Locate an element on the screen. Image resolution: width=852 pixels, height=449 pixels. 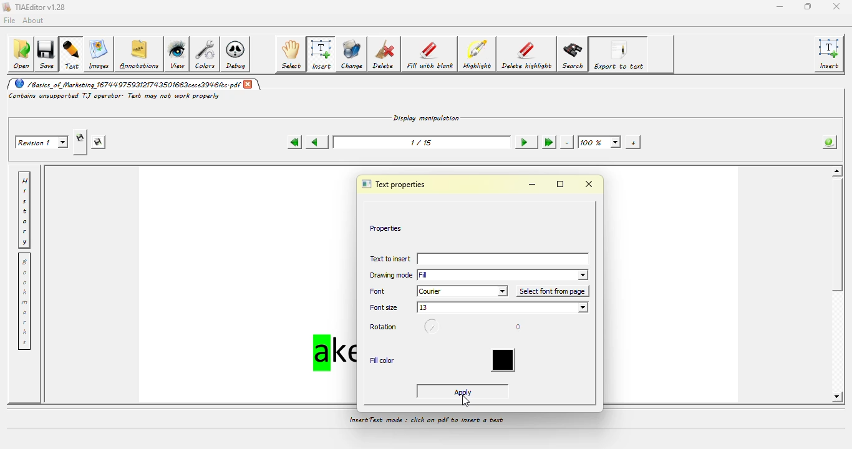
fill with blank is located at coordinates (430, 56).